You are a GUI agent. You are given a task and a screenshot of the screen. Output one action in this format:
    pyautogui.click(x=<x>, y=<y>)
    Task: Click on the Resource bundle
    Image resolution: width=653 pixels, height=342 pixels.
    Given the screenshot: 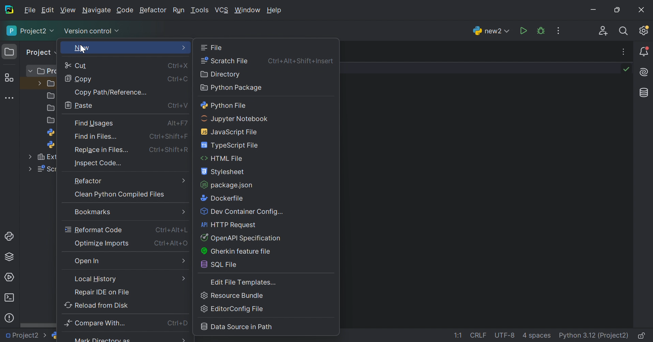 What is the action you would take?
    pyautogui.click(x=232, y=295)
    